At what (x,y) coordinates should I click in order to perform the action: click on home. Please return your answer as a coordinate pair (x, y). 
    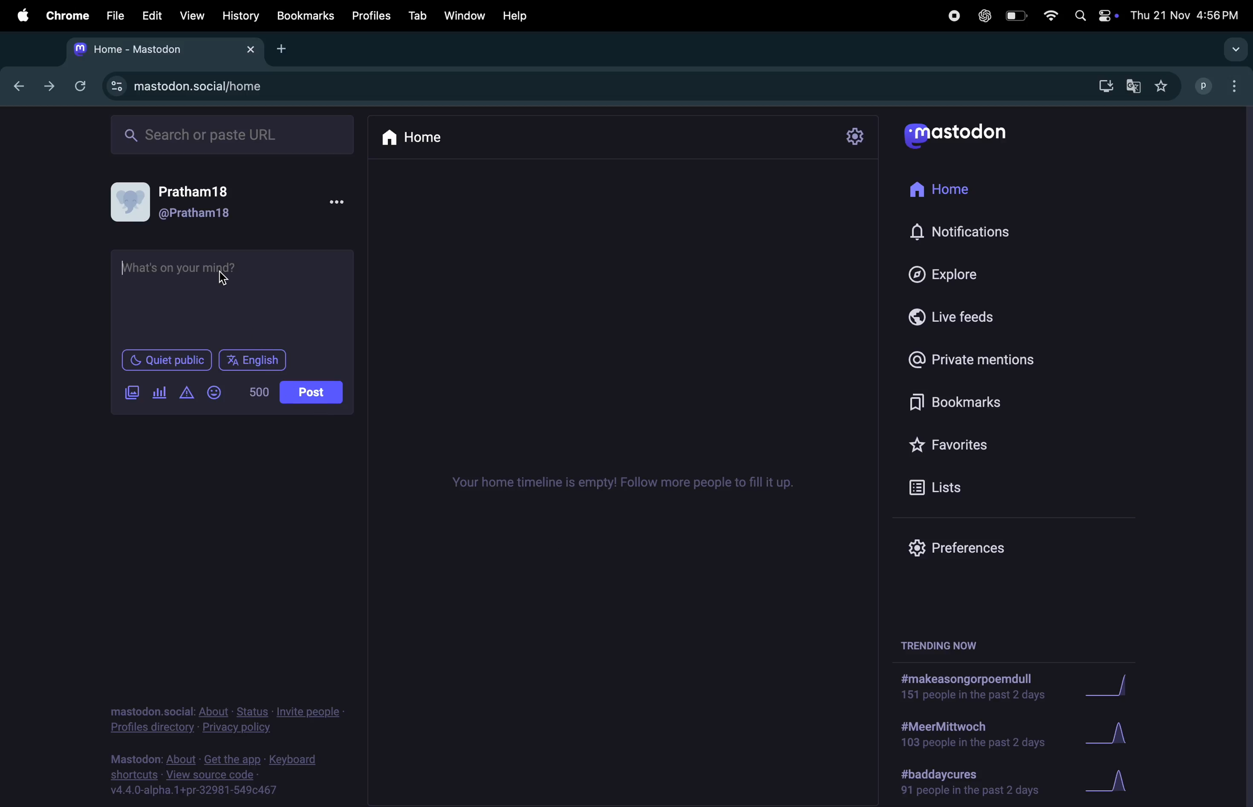
    Looking at the image, I should click on (961, 185).